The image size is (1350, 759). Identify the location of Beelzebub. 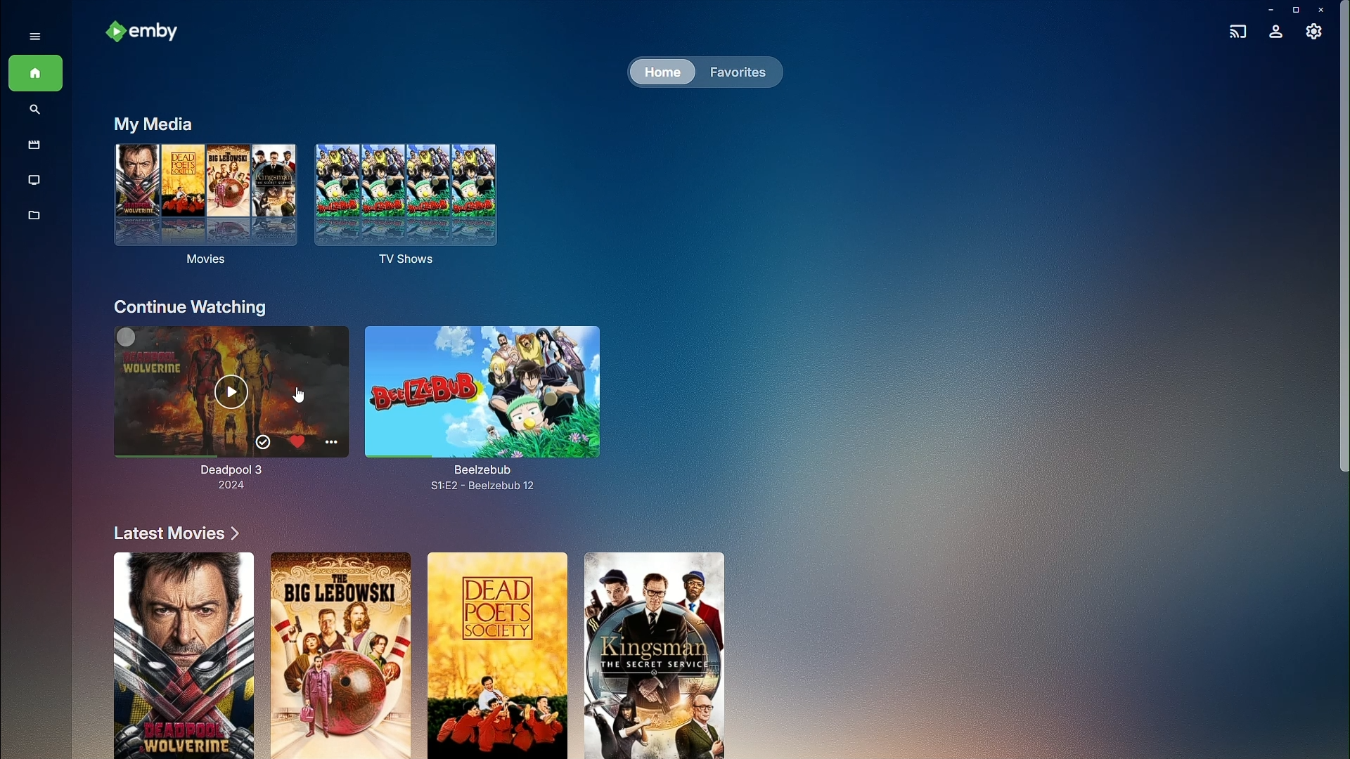
(491, 406).